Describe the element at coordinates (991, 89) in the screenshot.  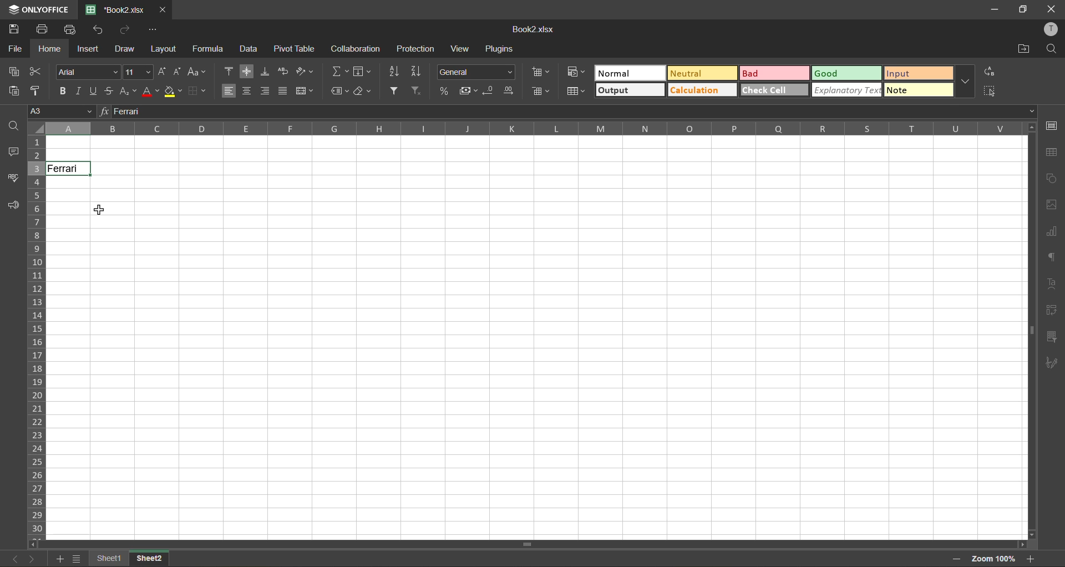
I see `select cell` at that location.